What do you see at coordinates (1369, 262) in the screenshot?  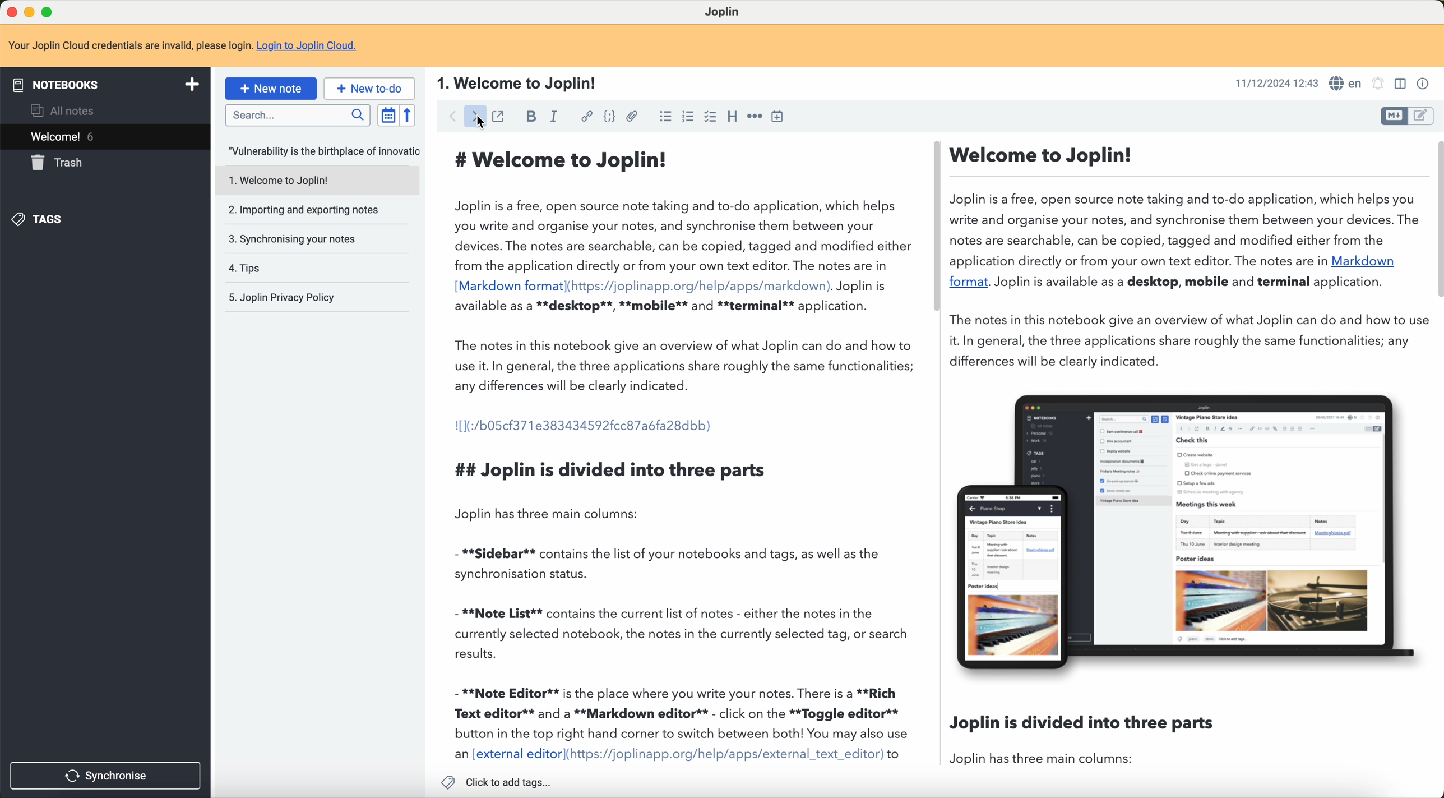 I see `Markdown` at bounding box center [1369, 262].